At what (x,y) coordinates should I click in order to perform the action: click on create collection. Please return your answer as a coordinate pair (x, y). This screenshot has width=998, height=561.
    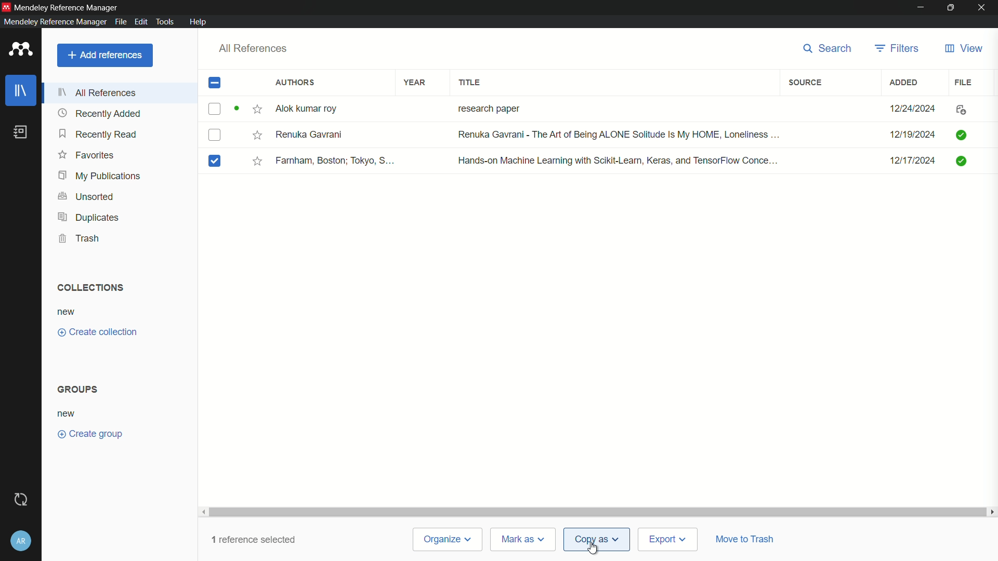
    Looking at the image, I should click on (96, 332).